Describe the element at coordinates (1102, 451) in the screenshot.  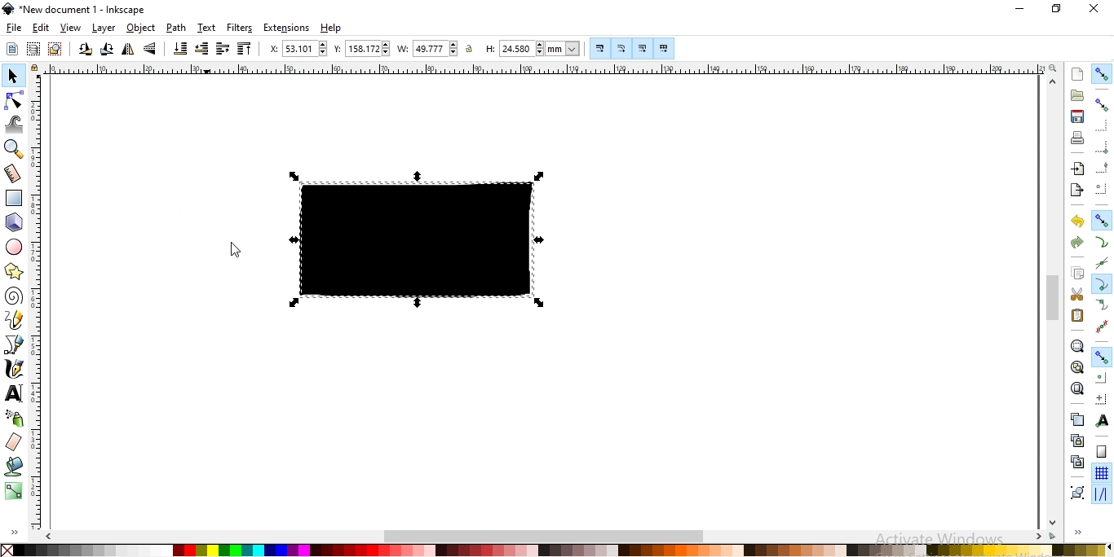
I see `snap to page border` at that location.